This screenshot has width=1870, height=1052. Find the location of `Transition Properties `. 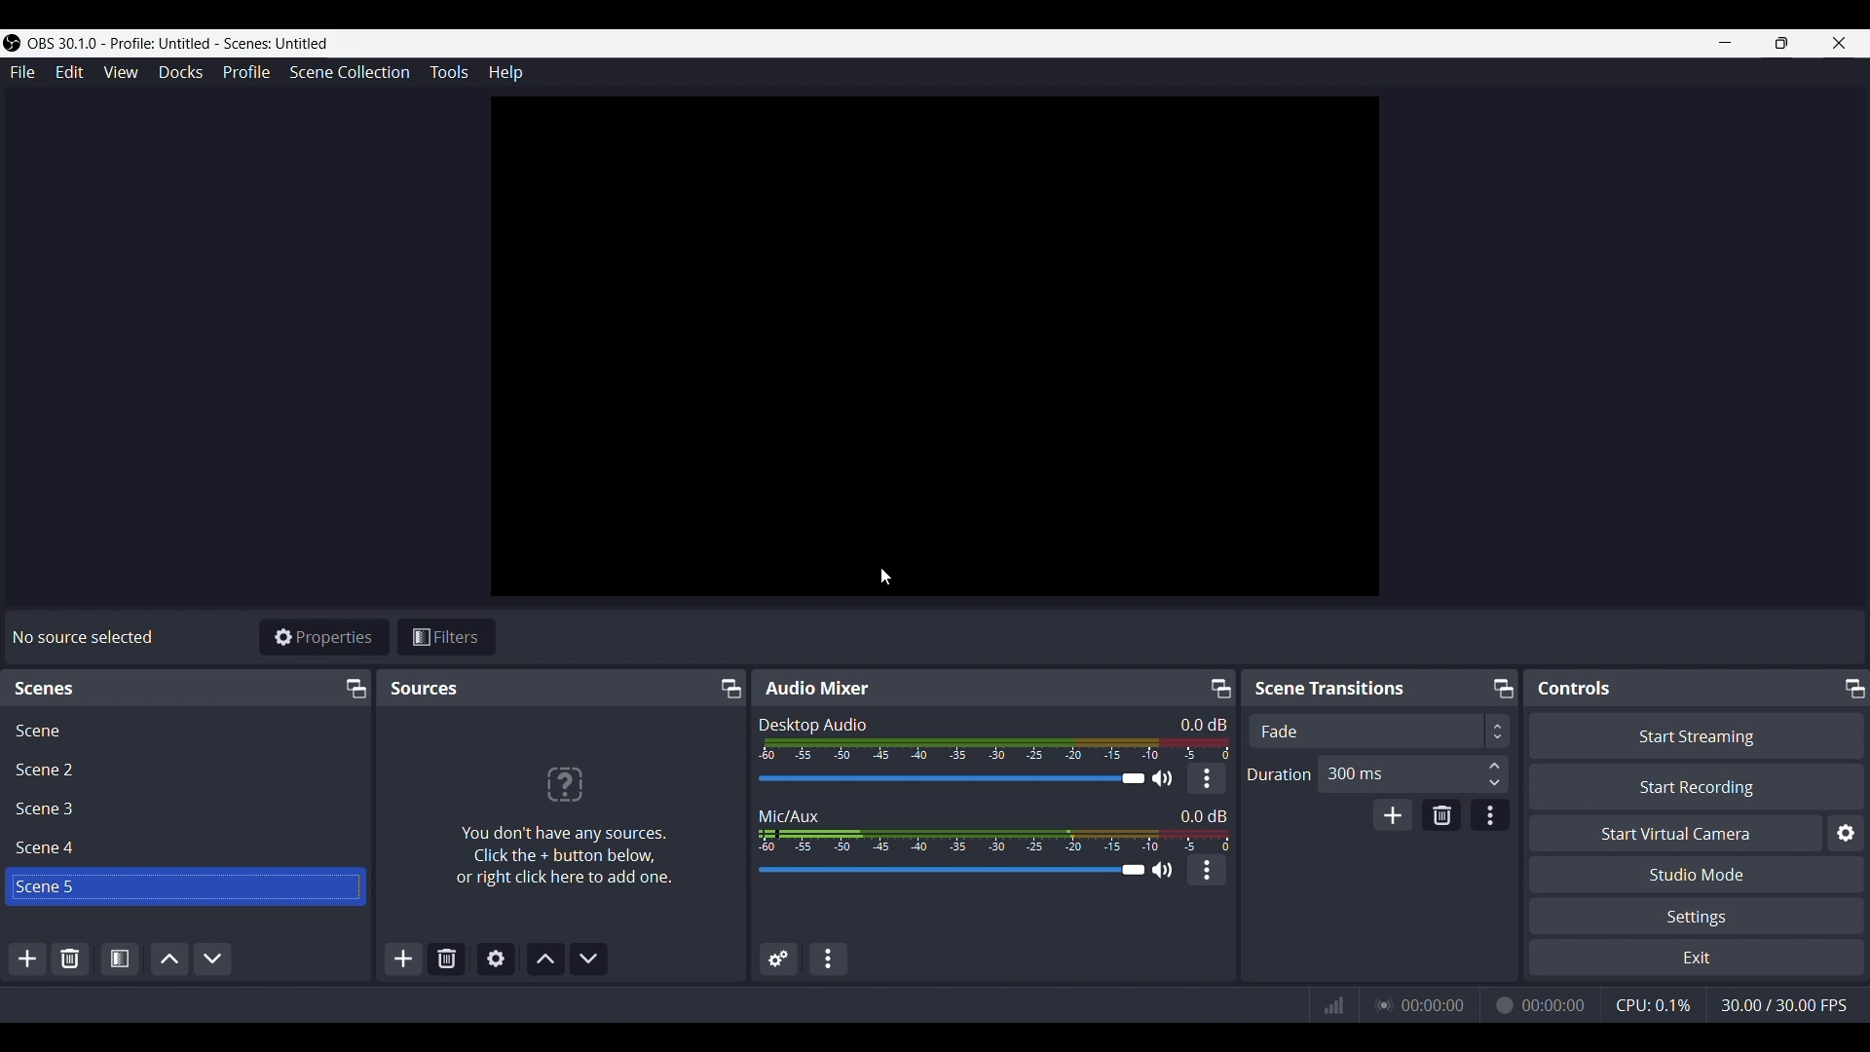

Transition Properties  is located at coordinates (1491, 815).